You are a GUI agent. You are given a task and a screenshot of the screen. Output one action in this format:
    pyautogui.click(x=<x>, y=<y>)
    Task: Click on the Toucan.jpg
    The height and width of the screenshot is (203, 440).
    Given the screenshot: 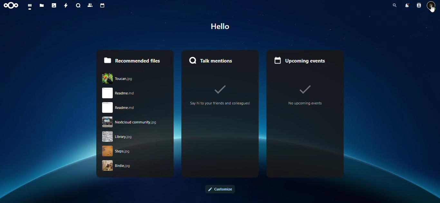 What is the action you would take?
    pyautogui.click(x=131, y=77)
    